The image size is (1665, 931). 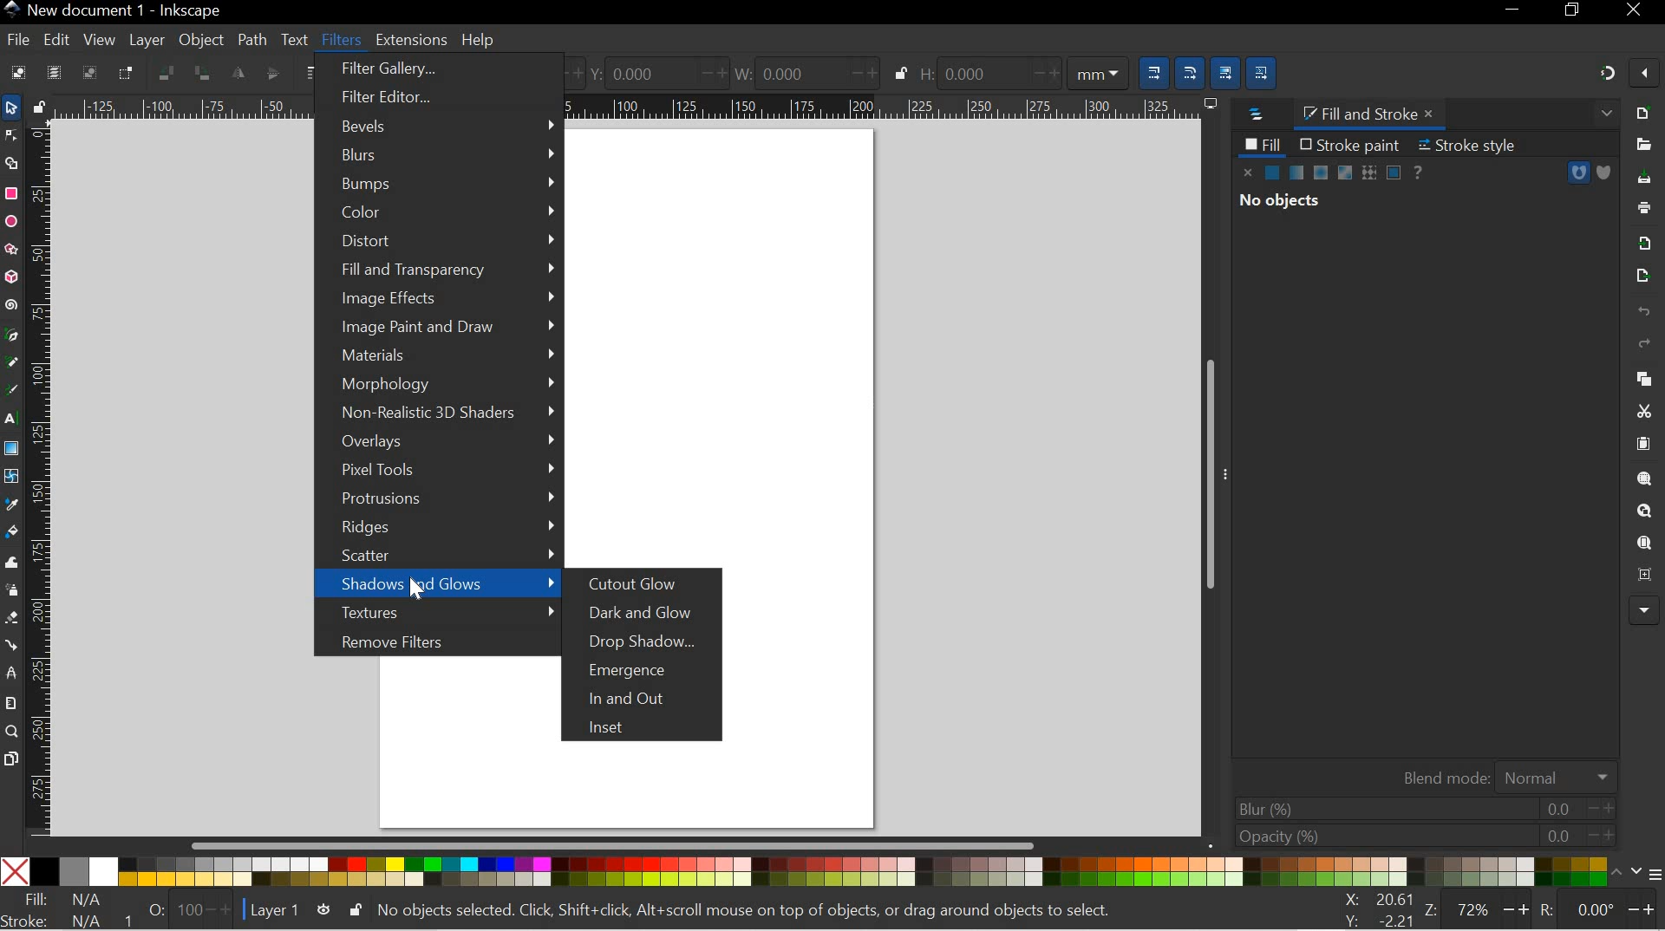 I want to click on IMAGE EFFECTS, so click(x=443, y=299).